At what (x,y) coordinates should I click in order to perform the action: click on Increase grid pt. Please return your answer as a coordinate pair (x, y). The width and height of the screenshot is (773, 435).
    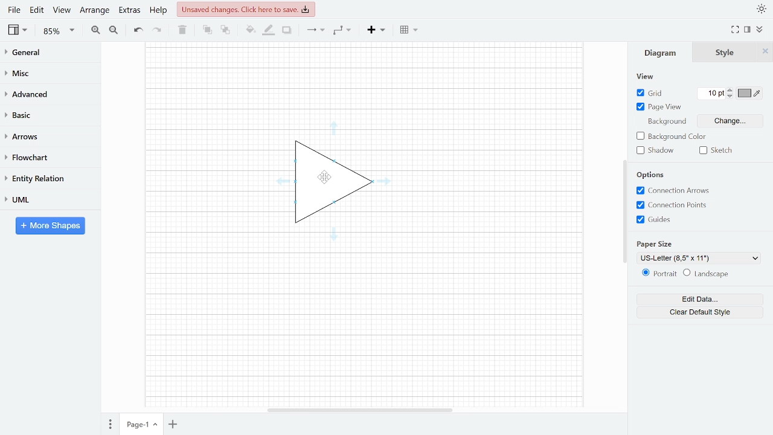
    Looking at the image, I should click on (731, 90).